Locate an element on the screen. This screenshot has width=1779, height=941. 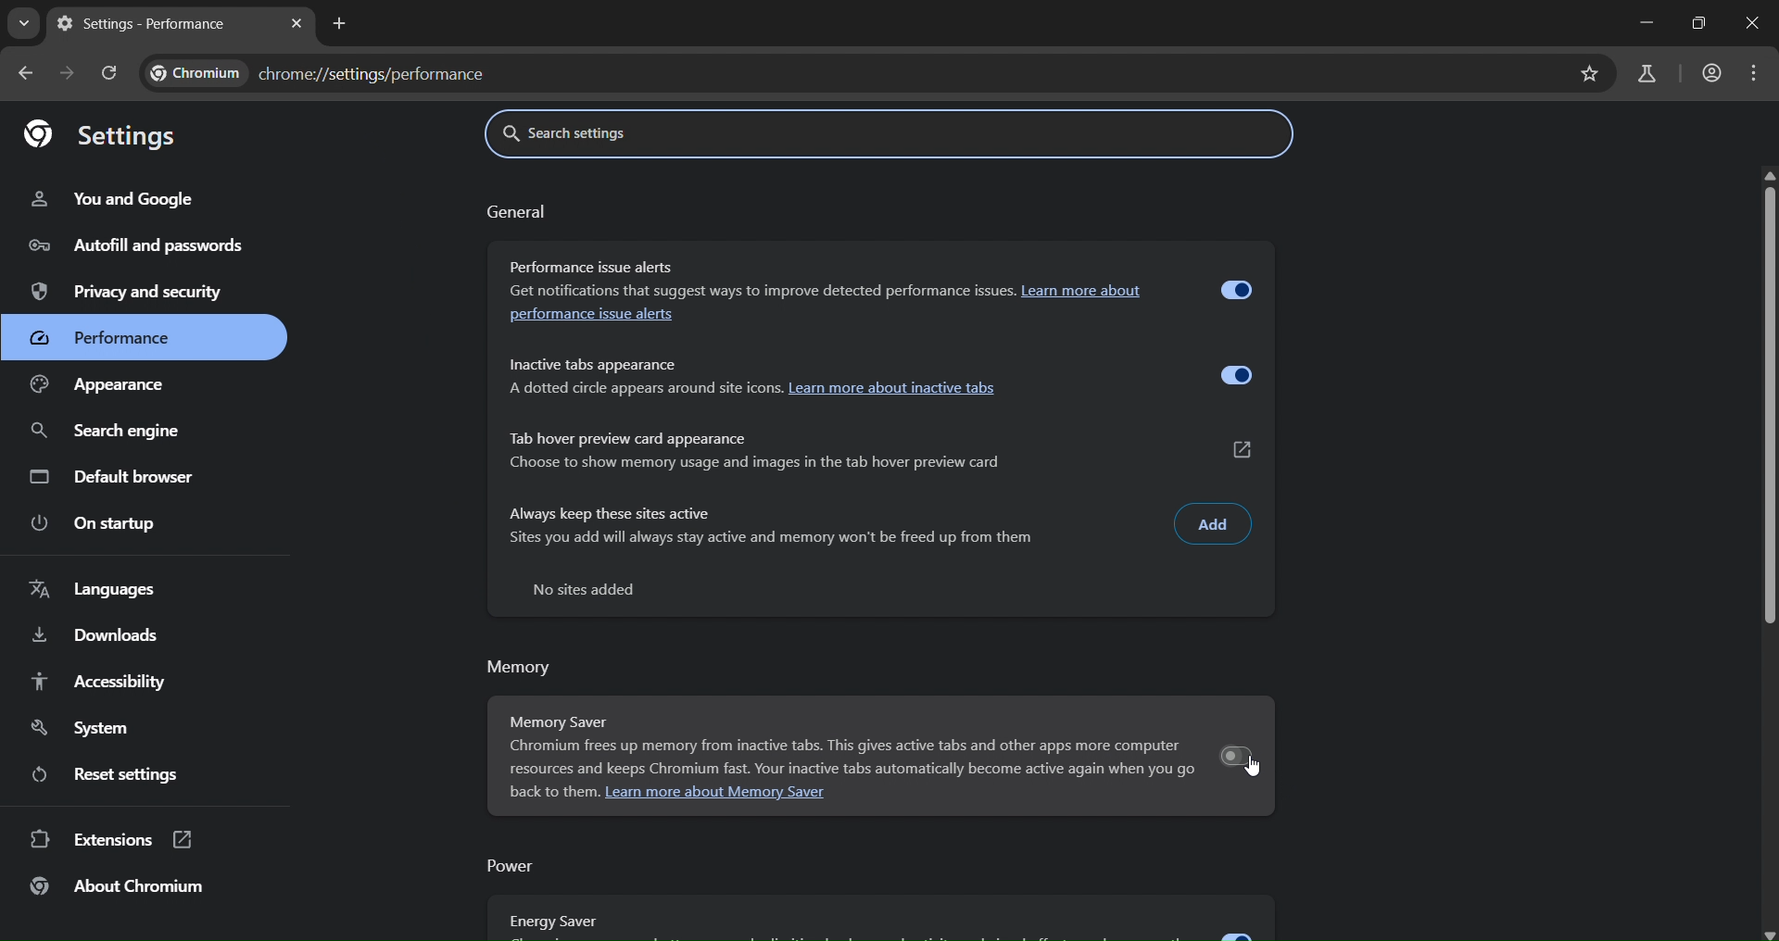
Performance is located at coordinates (145, 338).